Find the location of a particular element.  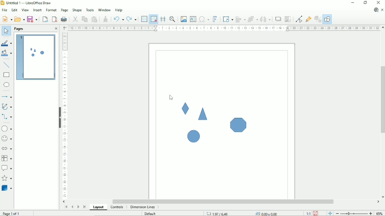

Scroll to first page is located at coordinates (66, 207).